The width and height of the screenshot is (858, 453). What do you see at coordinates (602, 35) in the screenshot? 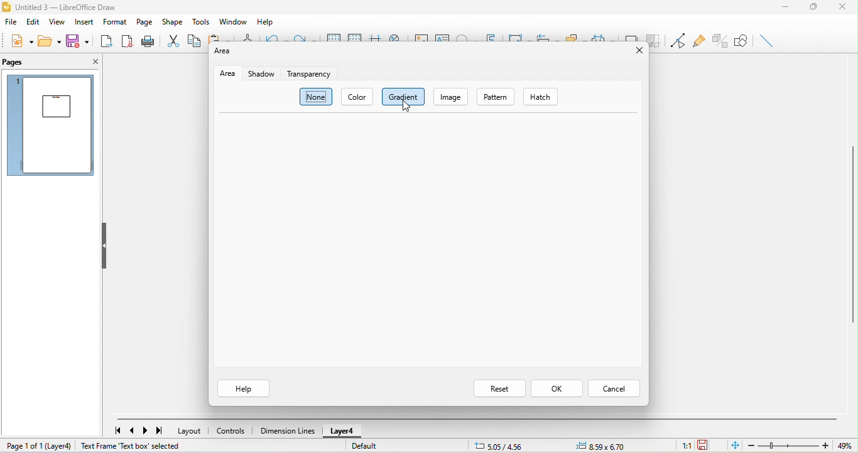
I see `select at least three object` at bounding box center [602, 35].